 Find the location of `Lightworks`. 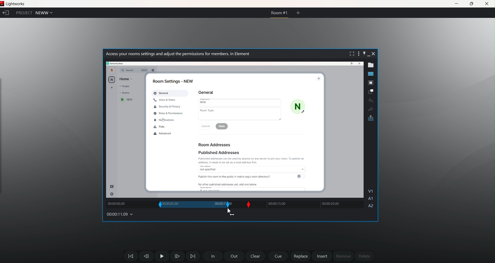

Lightworks is located at coordinates (18, 3).